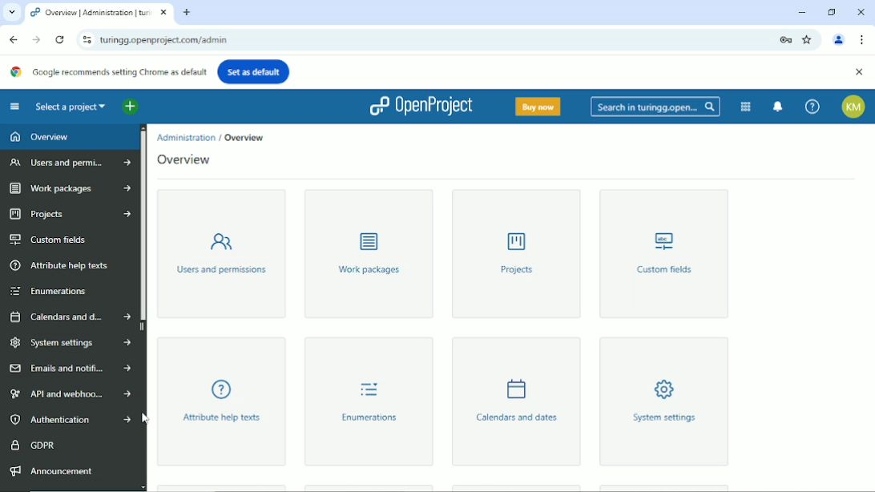 This screenshot has height=492, width=875. What do you see at coordinates (67, 394) in the screenshot?
I see `API and webhooks` at bounding box center [67, 394].